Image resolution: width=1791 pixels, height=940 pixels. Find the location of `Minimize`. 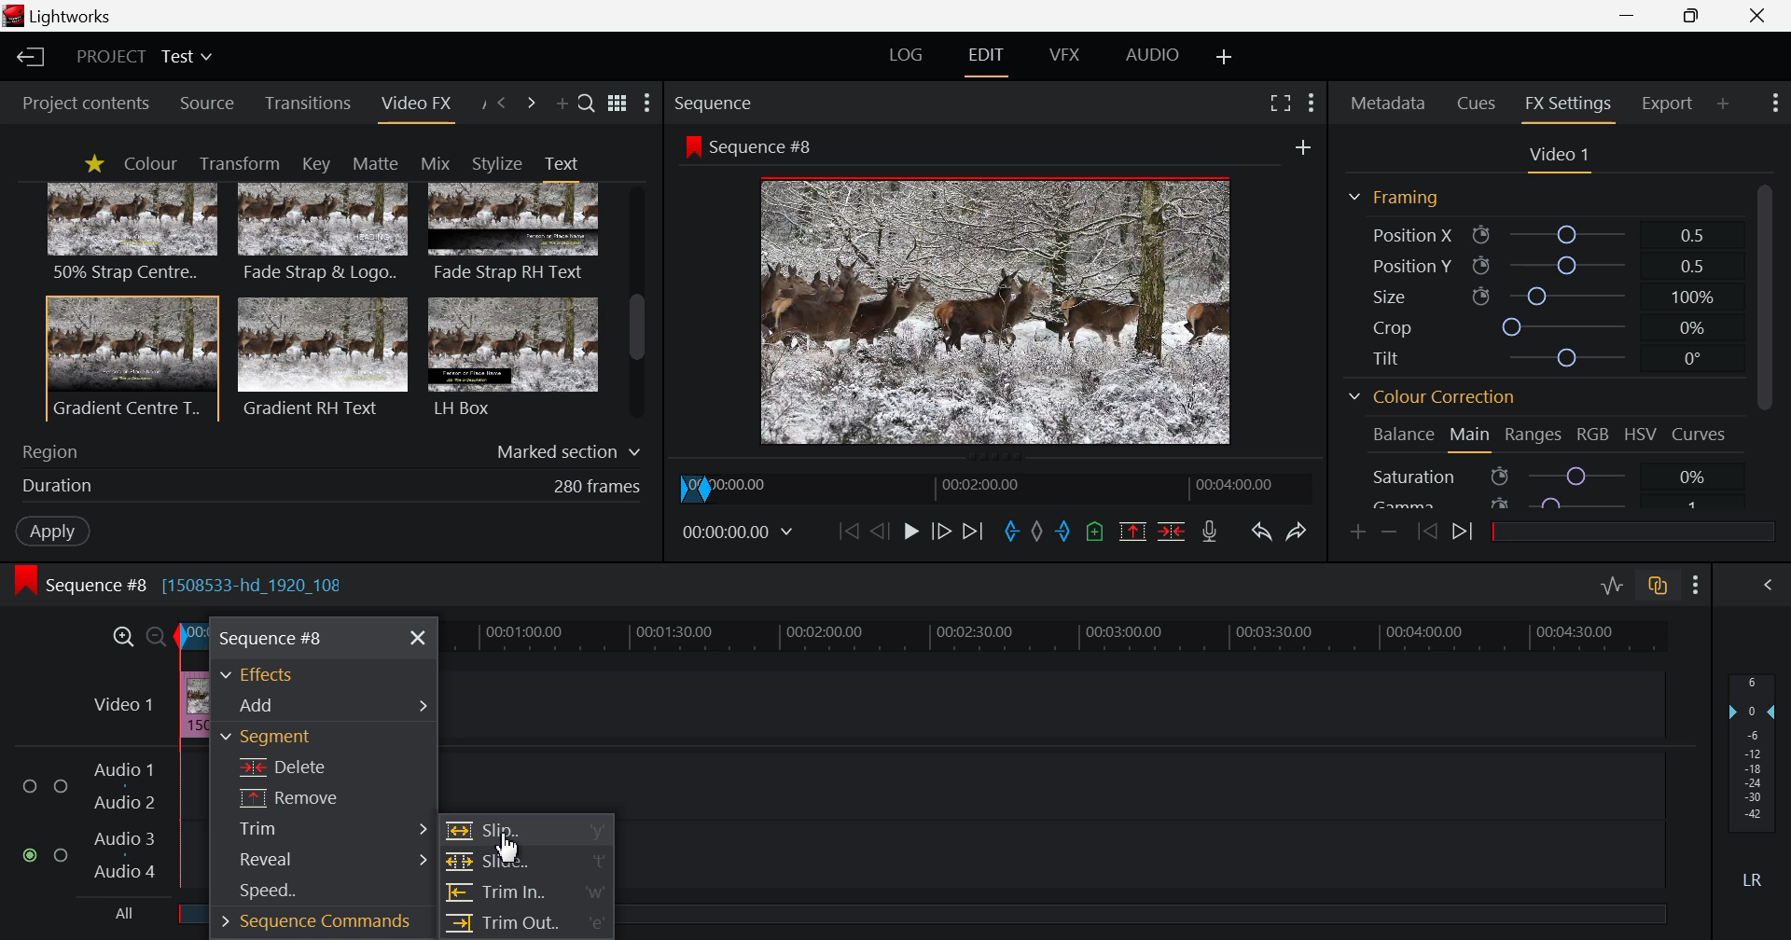

Minimize is located at coordinates (1696, 17).